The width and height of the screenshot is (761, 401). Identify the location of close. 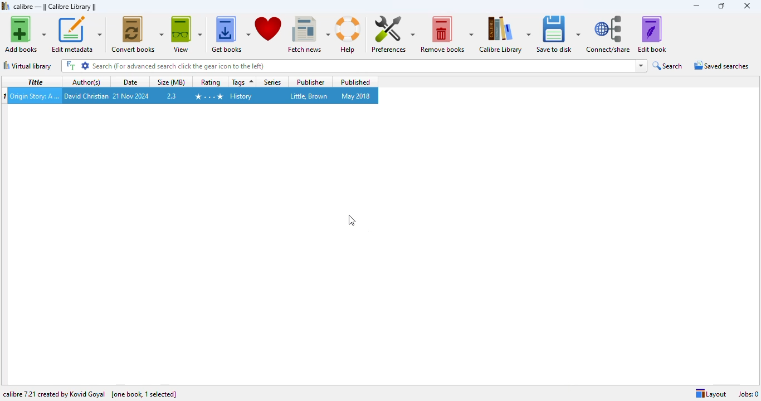
(748, 6).